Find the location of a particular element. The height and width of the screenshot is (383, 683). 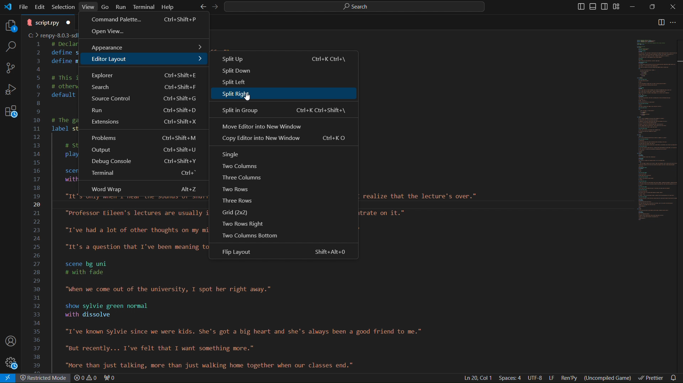

Notification is located at coordinates (675, 377).